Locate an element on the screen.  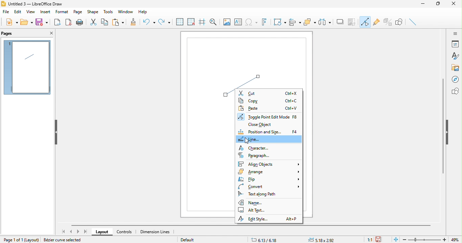
tools is located at coordinates (107, 11).